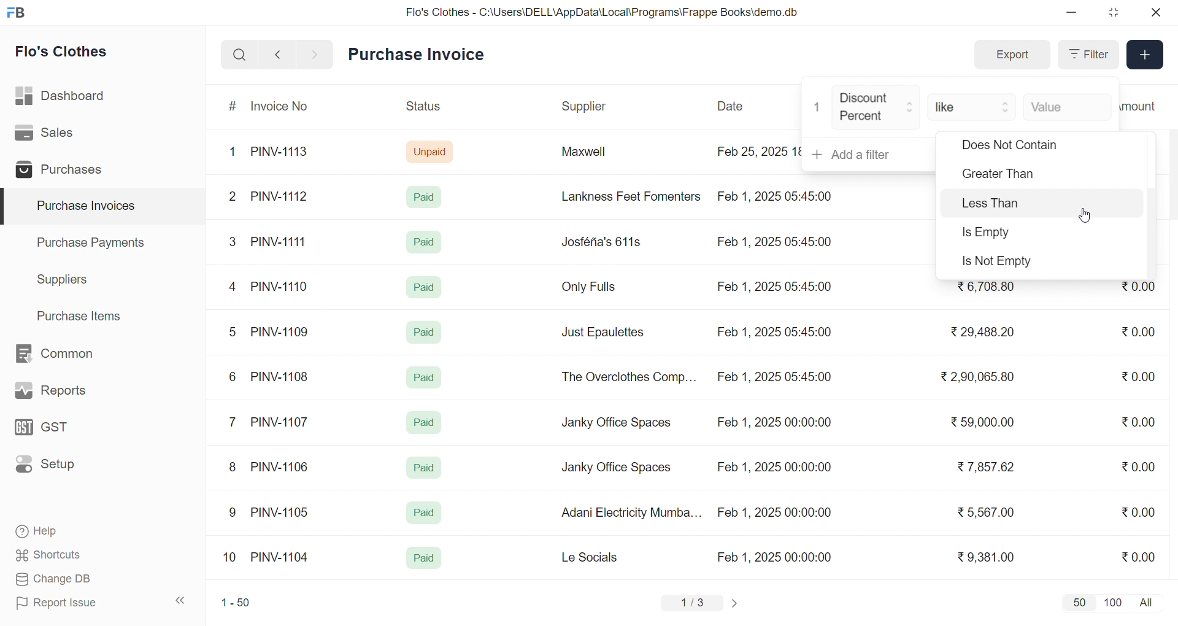 The height and width of the screenshot is (626, 1178). I want to click on 1-50, so click(236, 604).